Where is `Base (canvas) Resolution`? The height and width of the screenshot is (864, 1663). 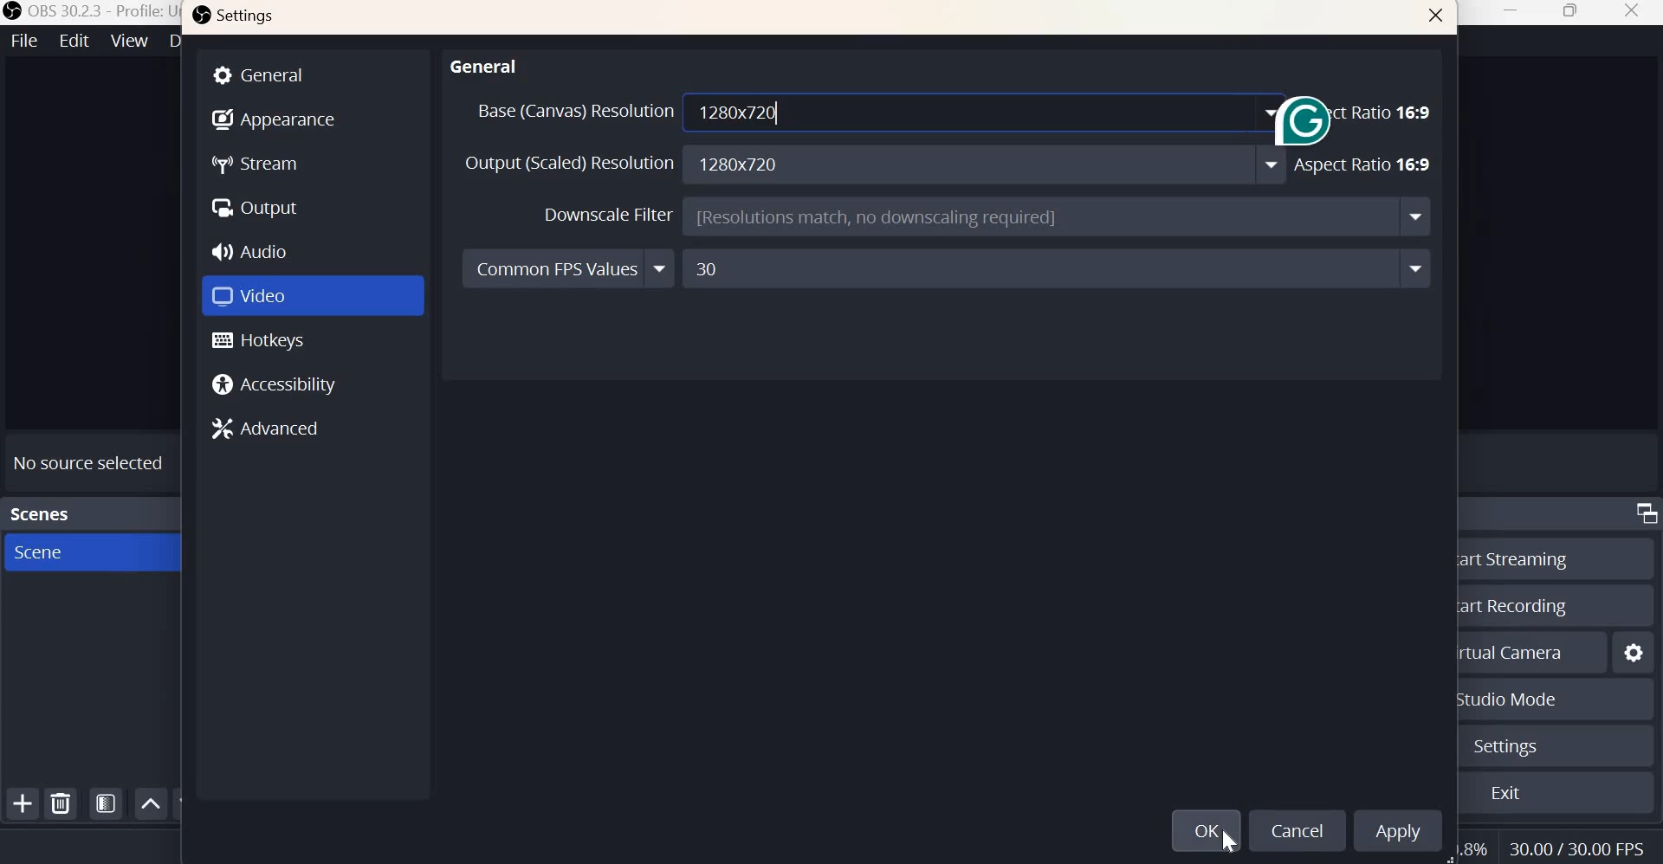
Base (canvas) Resolution is located at coordinates (573, 111).